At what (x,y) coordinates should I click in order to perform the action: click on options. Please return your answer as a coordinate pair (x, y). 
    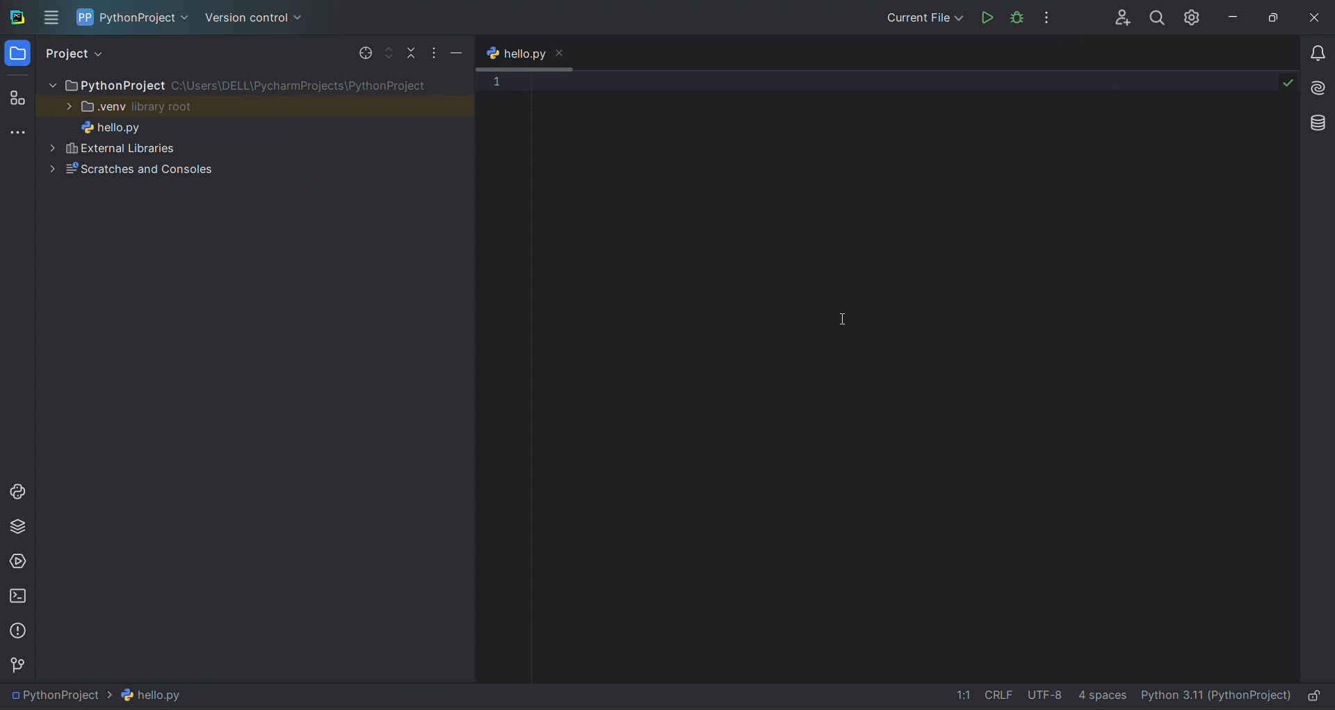
    Looking at the image, I should click on (1053, 18).